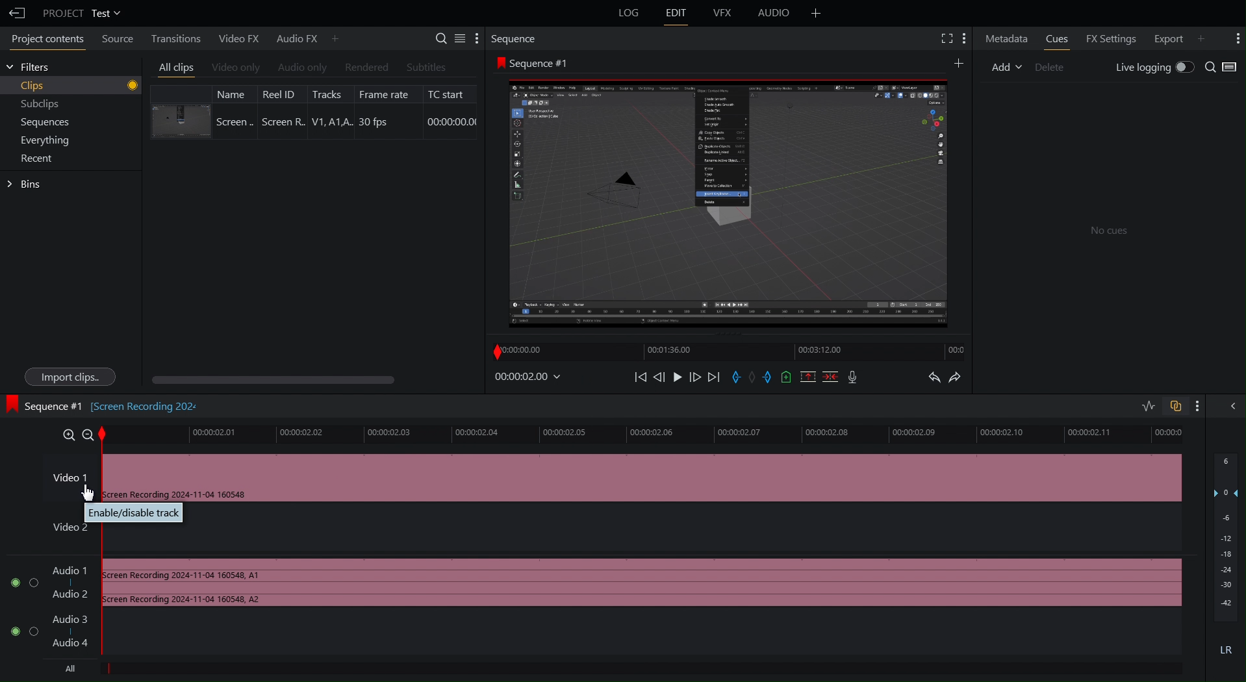  What do you see at coordinates (25, 184) in the screenshot?
I see `Bins` at bounding box center [25, 184].